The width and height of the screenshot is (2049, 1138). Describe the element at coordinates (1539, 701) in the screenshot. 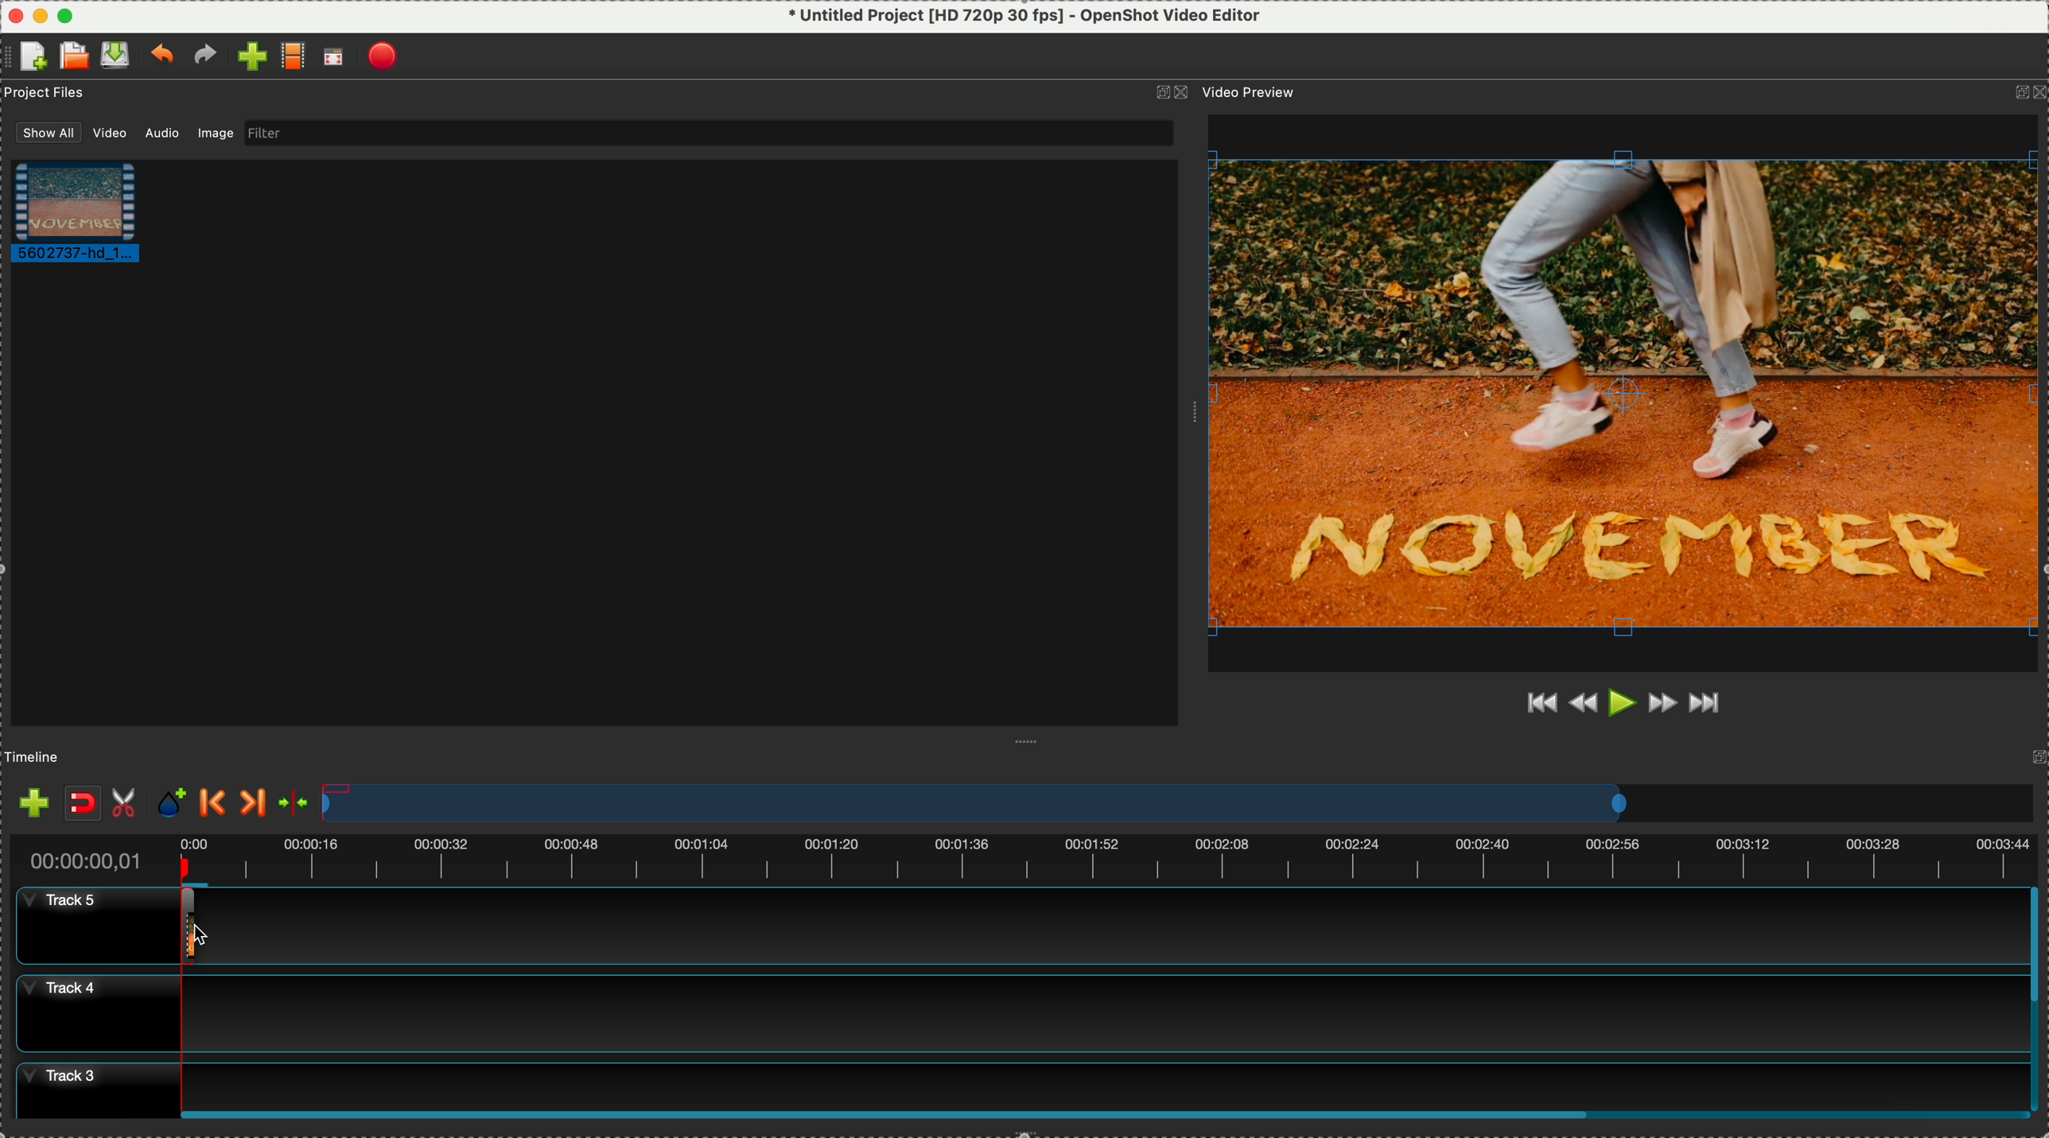

I see `jump to start` at that location.